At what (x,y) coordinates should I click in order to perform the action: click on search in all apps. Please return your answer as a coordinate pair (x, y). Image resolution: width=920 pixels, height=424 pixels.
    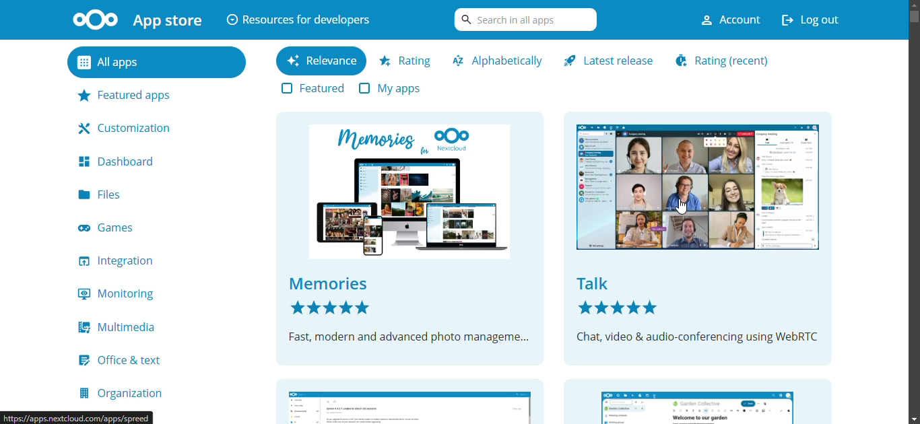
    Looking at the image, I should click on (522, 19).